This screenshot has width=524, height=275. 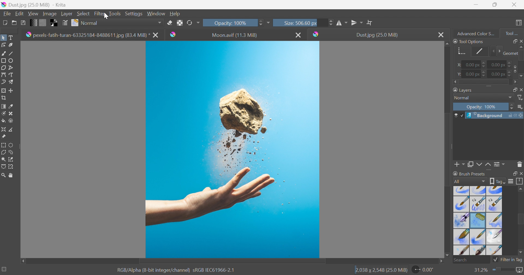 I want to click on Filter, so click(x=100, y=13).